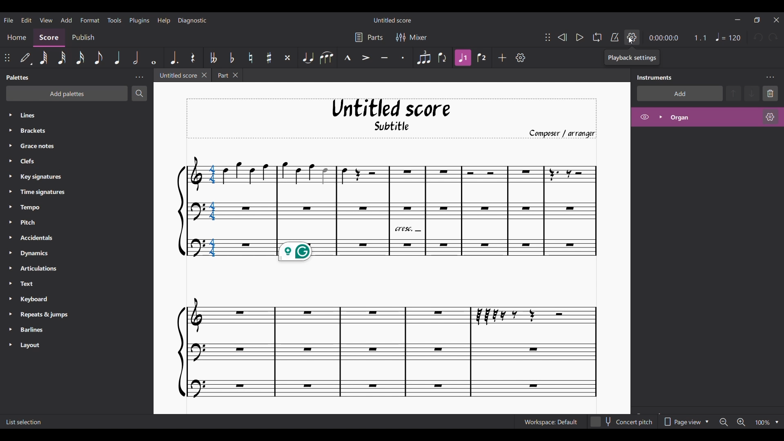 This screenshot has width=784, height=441. Describe the element at coordinates (621, 422) in the screenshot. I see `Toggle for Concert pitch ` at that location.